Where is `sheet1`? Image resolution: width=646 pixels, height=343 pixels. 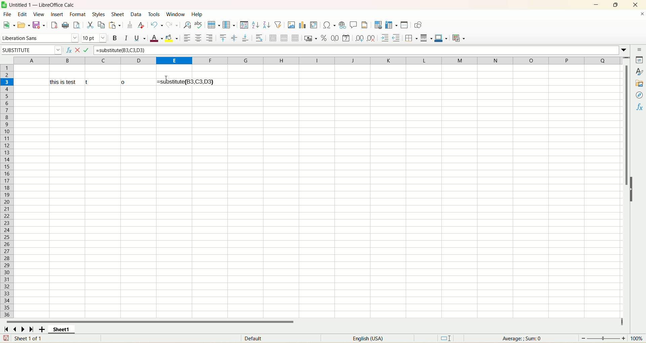 sheet1 is located at coordinates (67, 328).